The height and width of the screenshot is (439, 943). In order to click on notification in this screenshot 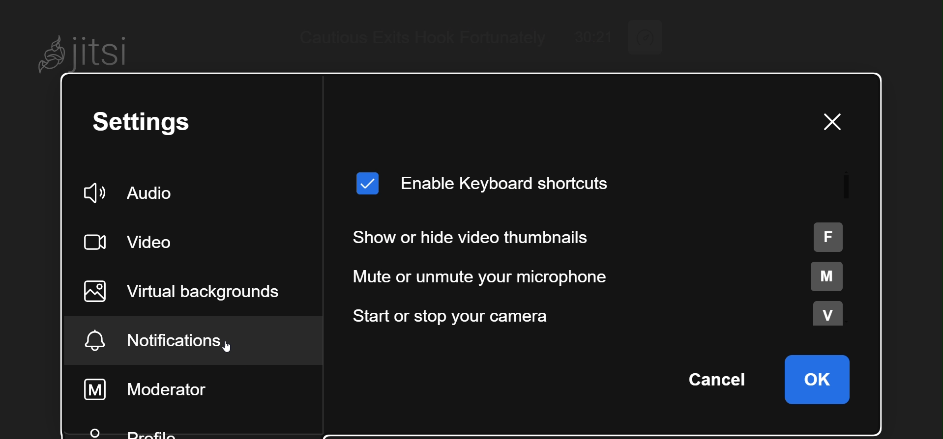, I will do `click(172, 340)`.